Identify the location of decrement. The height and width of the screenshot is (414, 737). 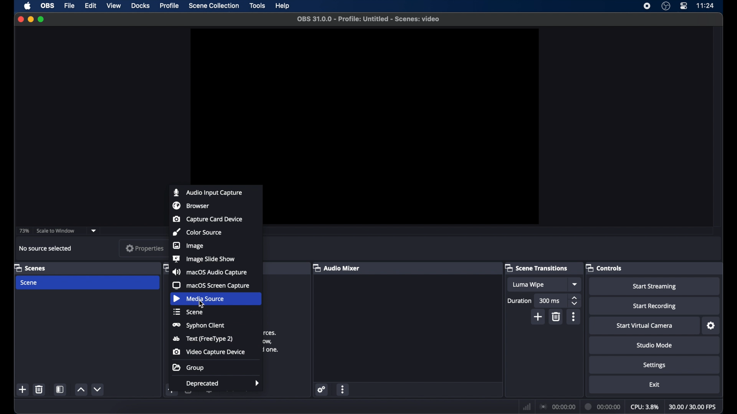
(98, 389).